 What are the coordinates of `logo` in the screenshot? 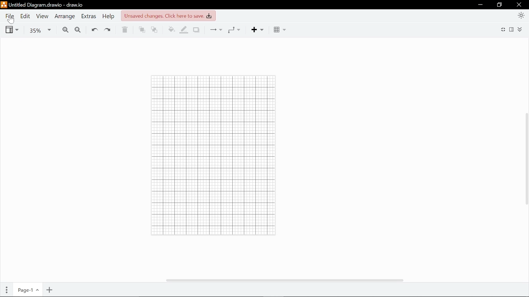 It's located at (4, 5).